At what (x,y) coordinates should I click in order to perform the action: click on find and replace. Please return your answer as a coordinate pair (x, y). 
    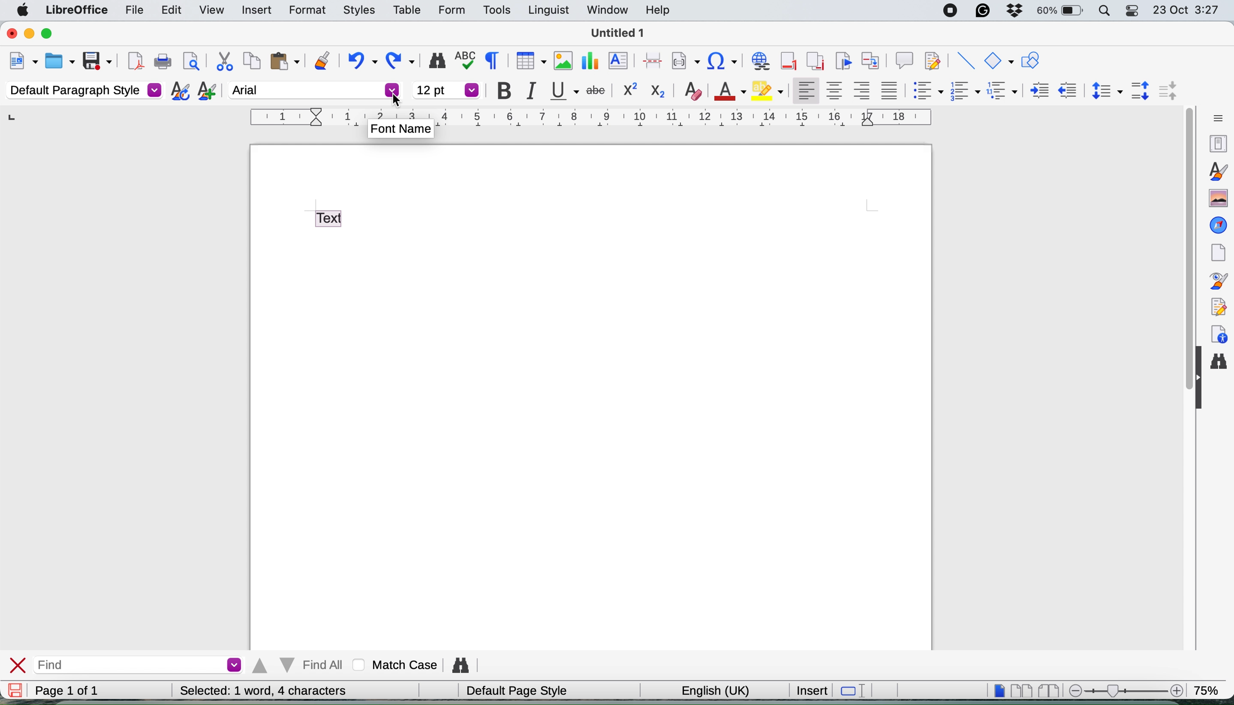
    Looking at the image, I should click on (1222, 366).